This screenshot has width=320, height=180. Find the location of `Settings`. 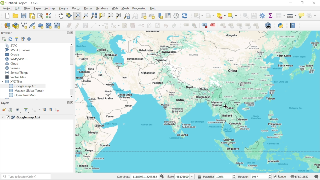

Settings is located at coordinates (262, 16).